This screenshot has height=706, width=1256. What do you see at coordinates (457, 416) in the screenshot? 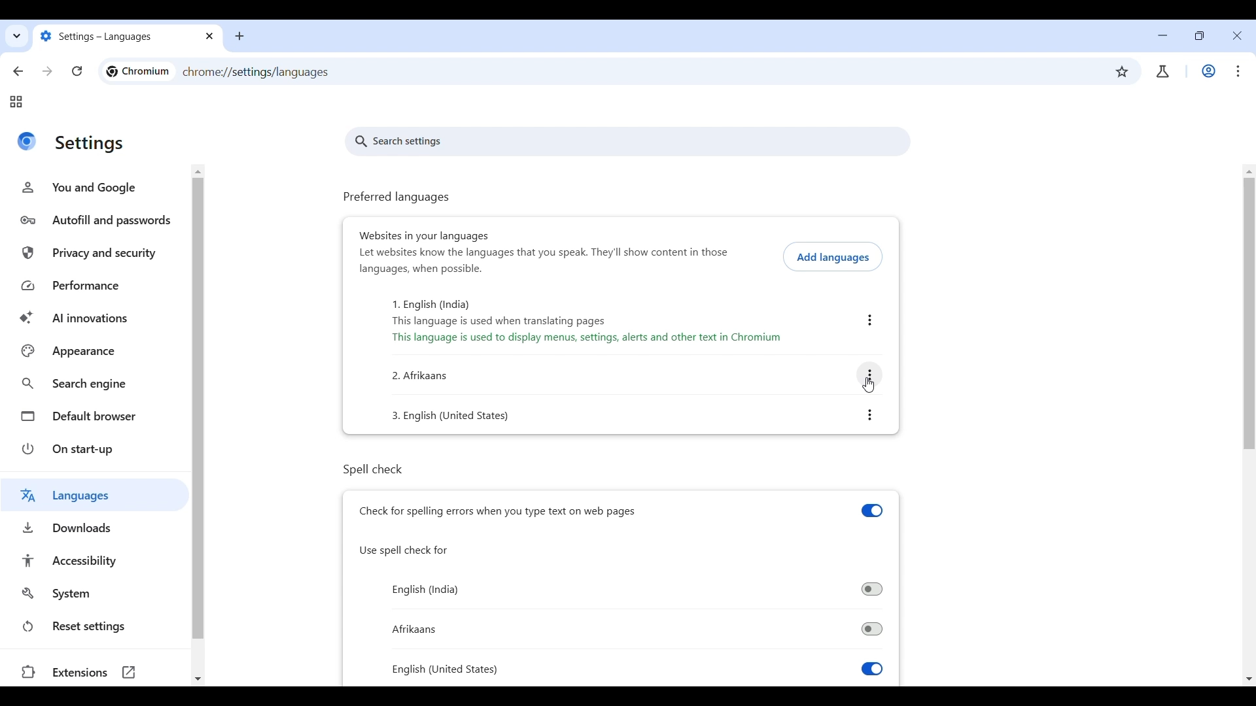
I see `numbered list: text` at bounding box center [457, 416].